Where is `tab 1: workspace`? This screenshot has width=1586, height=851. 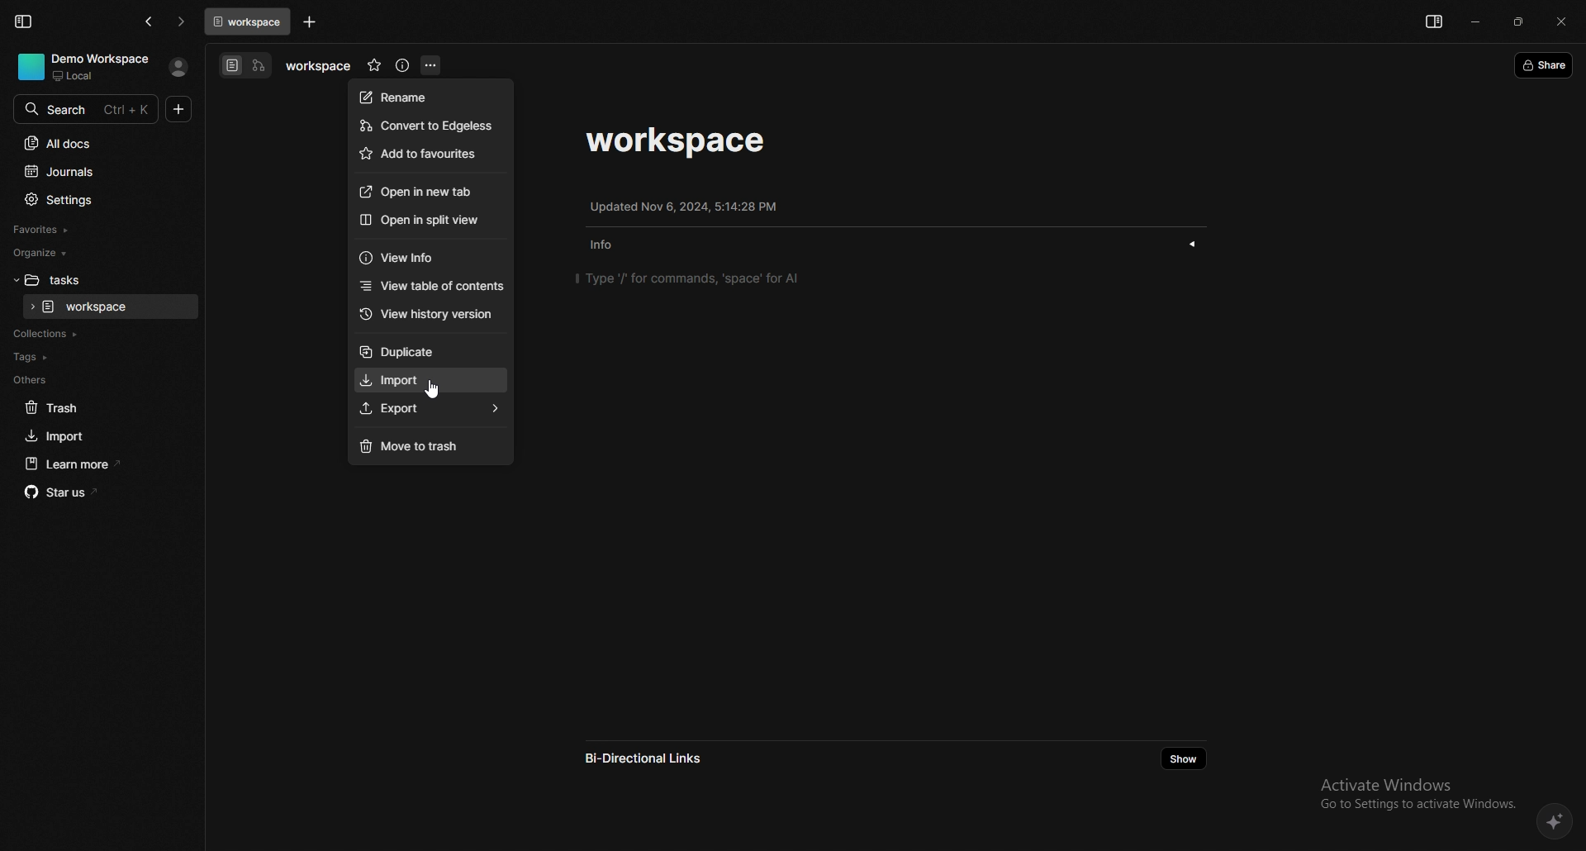 tab 1: workspace is located at coordinates (246, 21).